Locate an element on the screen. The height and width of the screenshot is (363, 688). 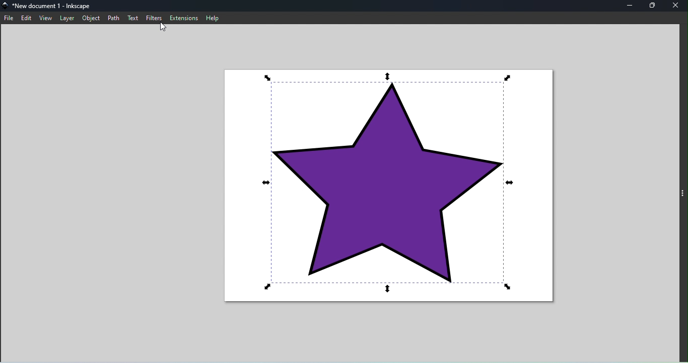
extensions is located at coordinates (183, 17).